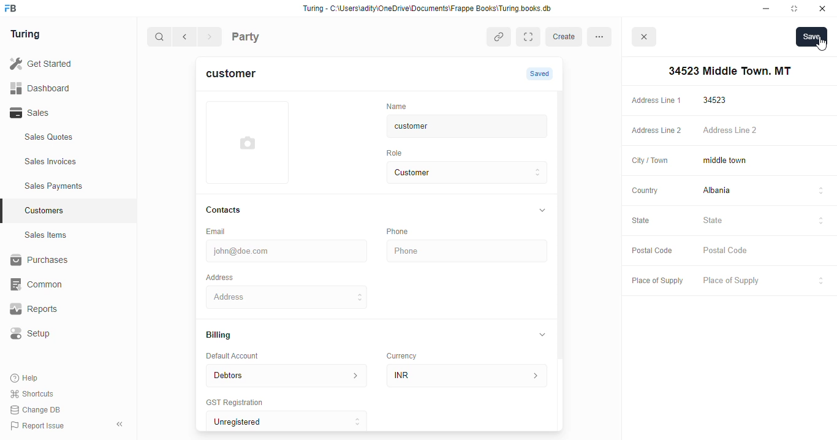  Describe the element at coordinates (40, 425) in the screenshot. I see `Report Issue` at that location.